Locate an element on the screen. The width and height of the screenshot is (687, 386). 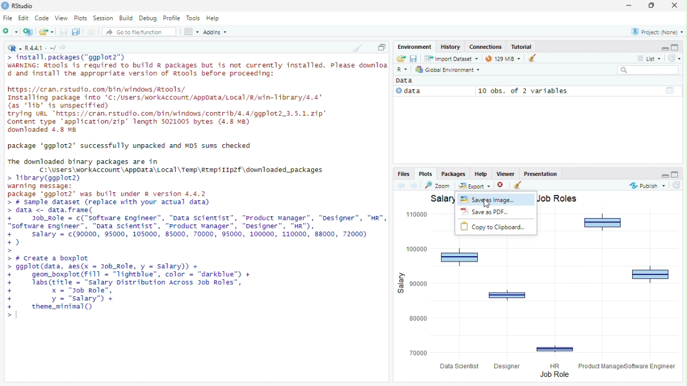
next topic is located at coordinates (414, 185).